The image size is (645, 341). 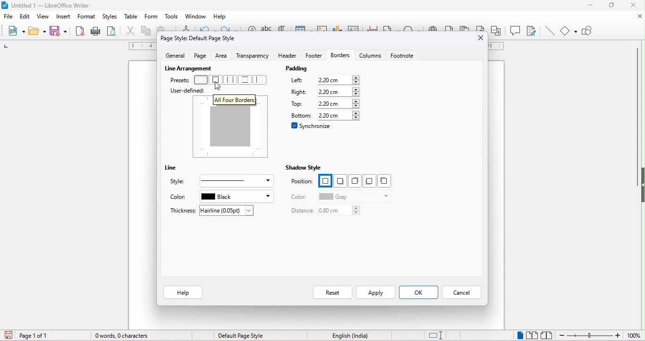 I want to click on general, so click(x=178, y=57).